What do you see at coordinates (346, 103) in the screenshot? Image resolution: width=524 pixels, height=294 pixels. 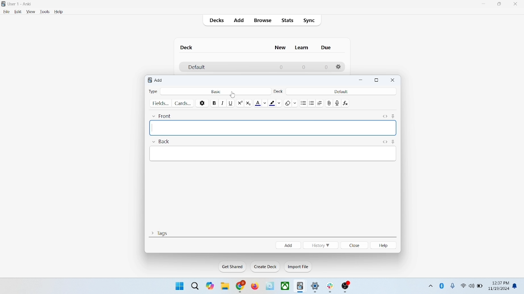 I see `function` at bounding box center [346, 103].